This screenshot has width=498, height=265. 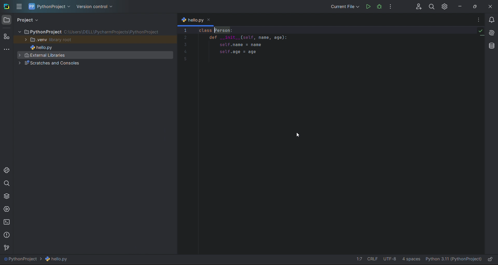 I want to click on database, so click(x=492, y=46).